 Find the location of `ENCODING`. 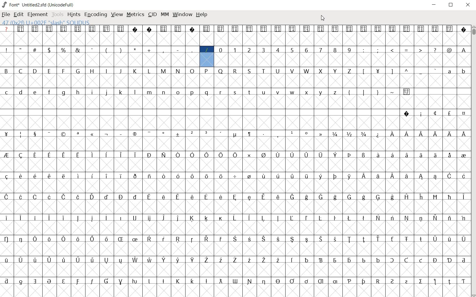

ENCODING is located at coordinates (95, 14).